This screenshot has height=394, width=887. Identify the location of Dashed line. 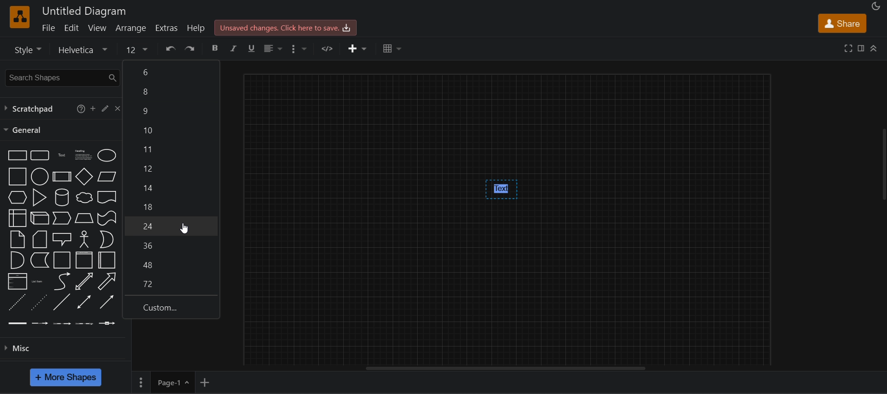
(17, 302).